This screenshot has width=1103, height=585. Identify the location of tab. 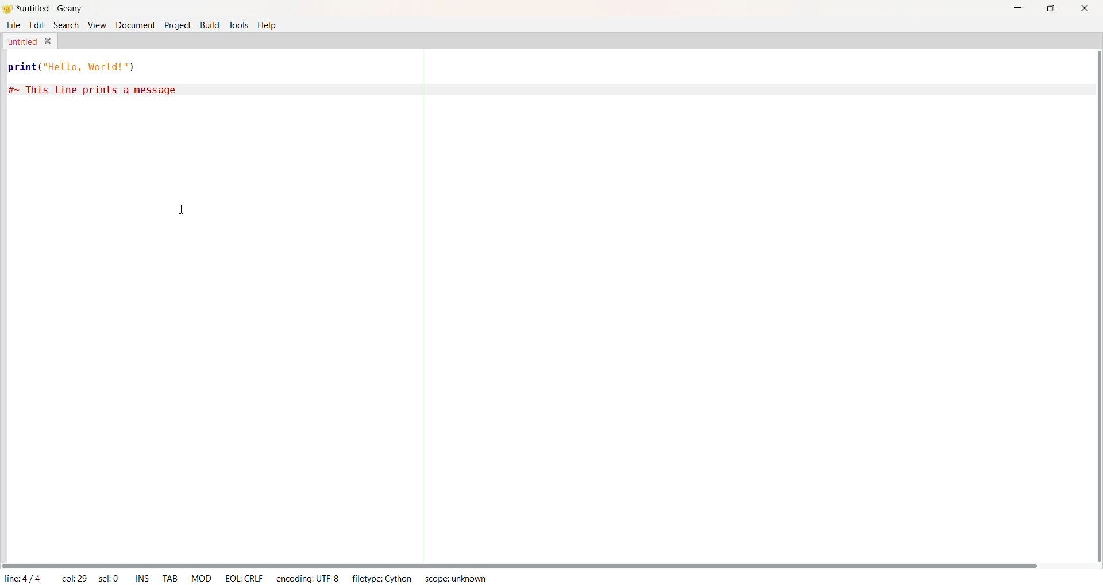
(170, 578).